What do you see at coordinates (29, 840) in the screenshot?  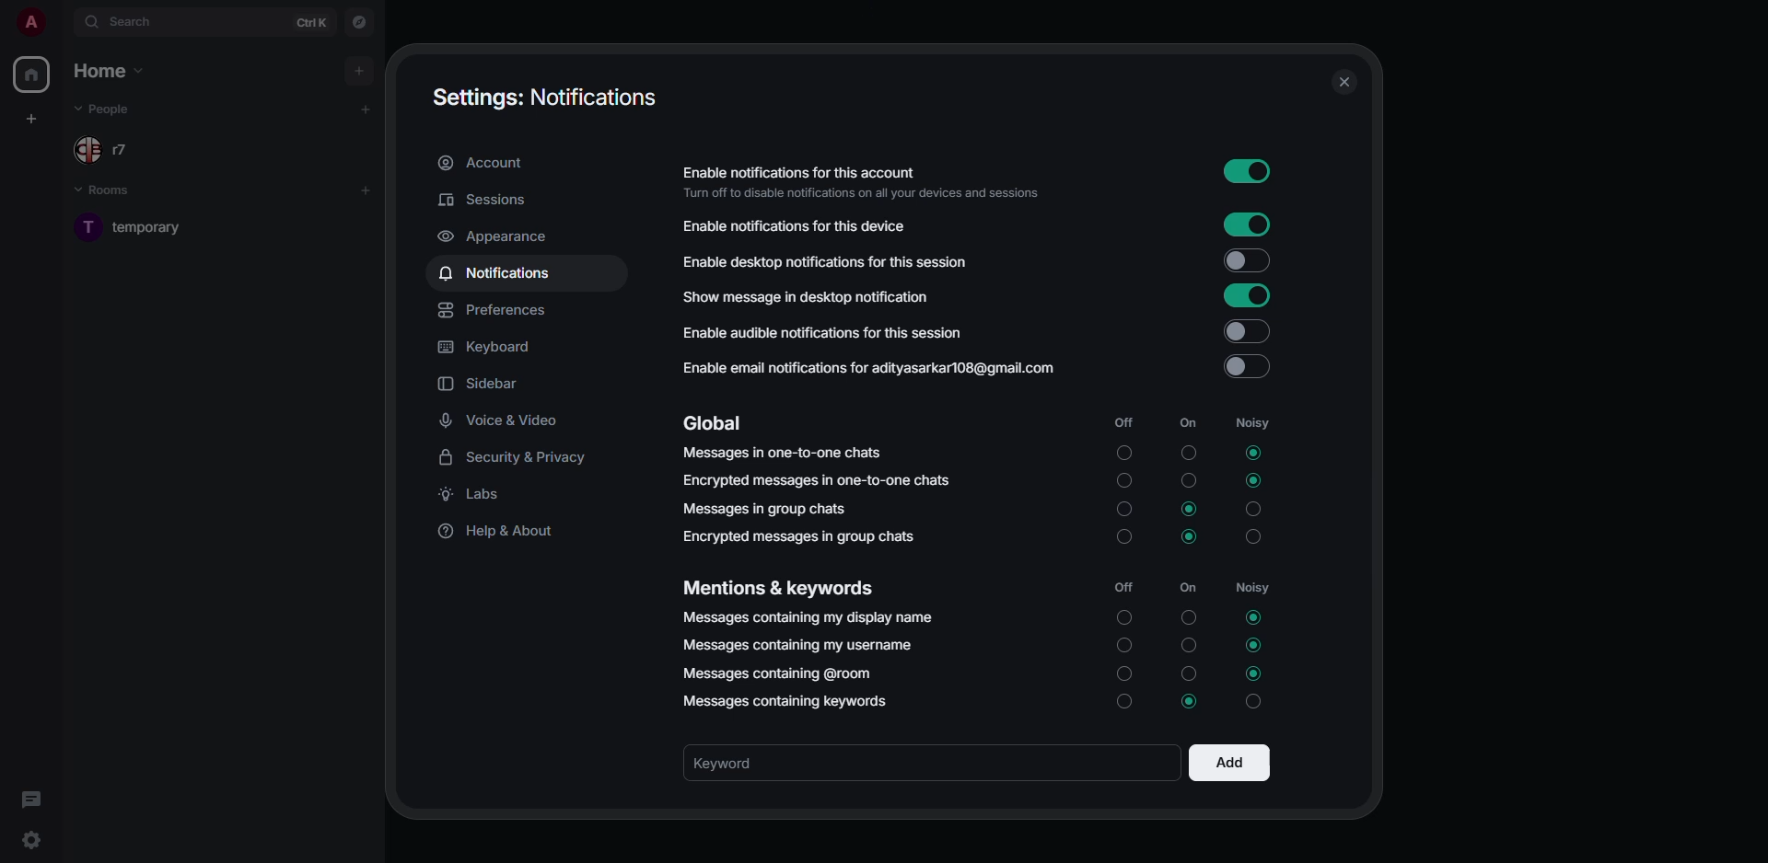 I see `quick settings` at bounding box center [29, 840].